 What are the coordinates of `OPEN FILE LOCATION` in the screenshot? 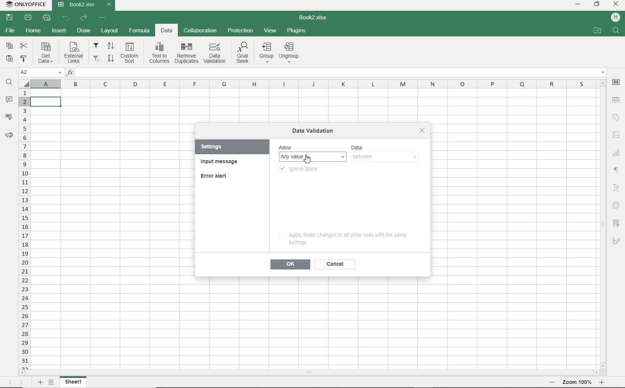 It's located at (598, 30).